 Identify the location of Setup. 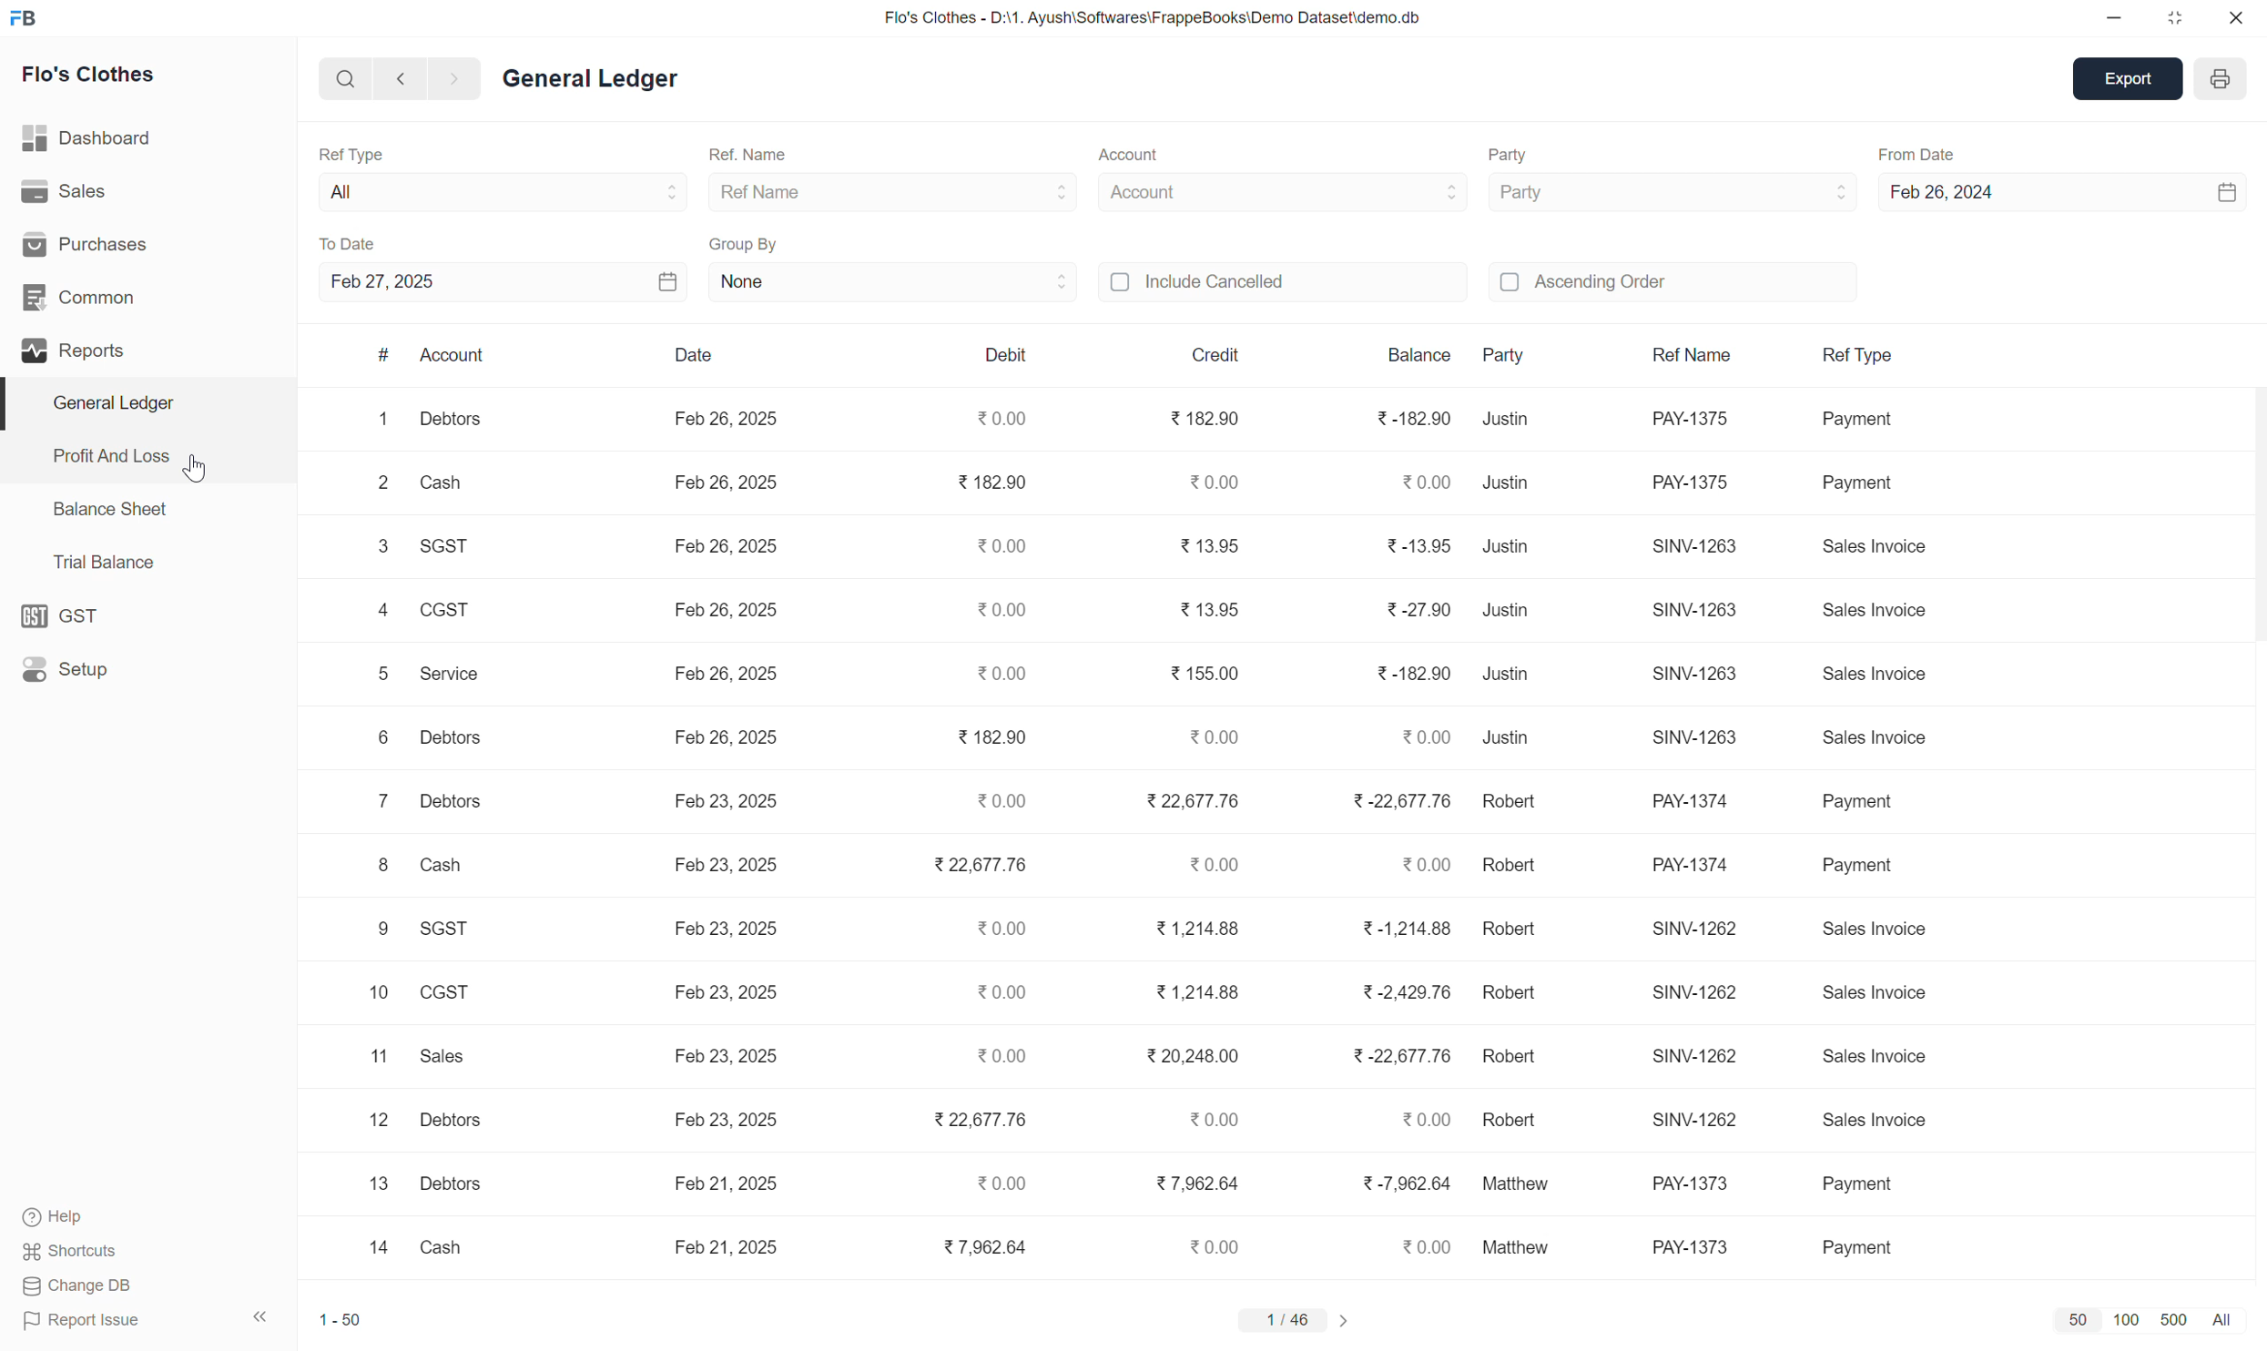
(66, 670).